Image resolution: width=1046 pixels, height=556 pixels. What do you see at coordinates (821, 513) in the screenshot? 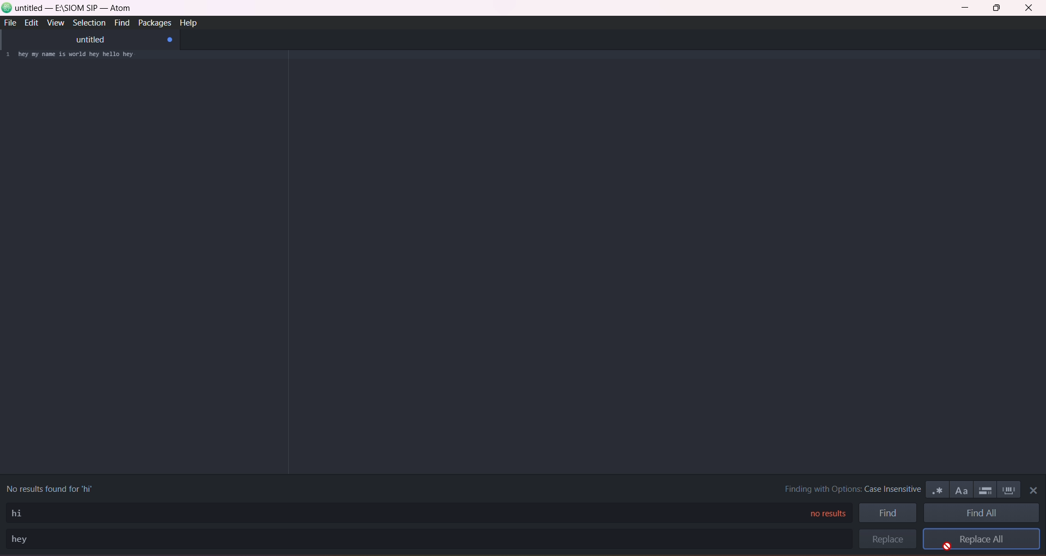
I see `no results` at bounding box center [821, 513].